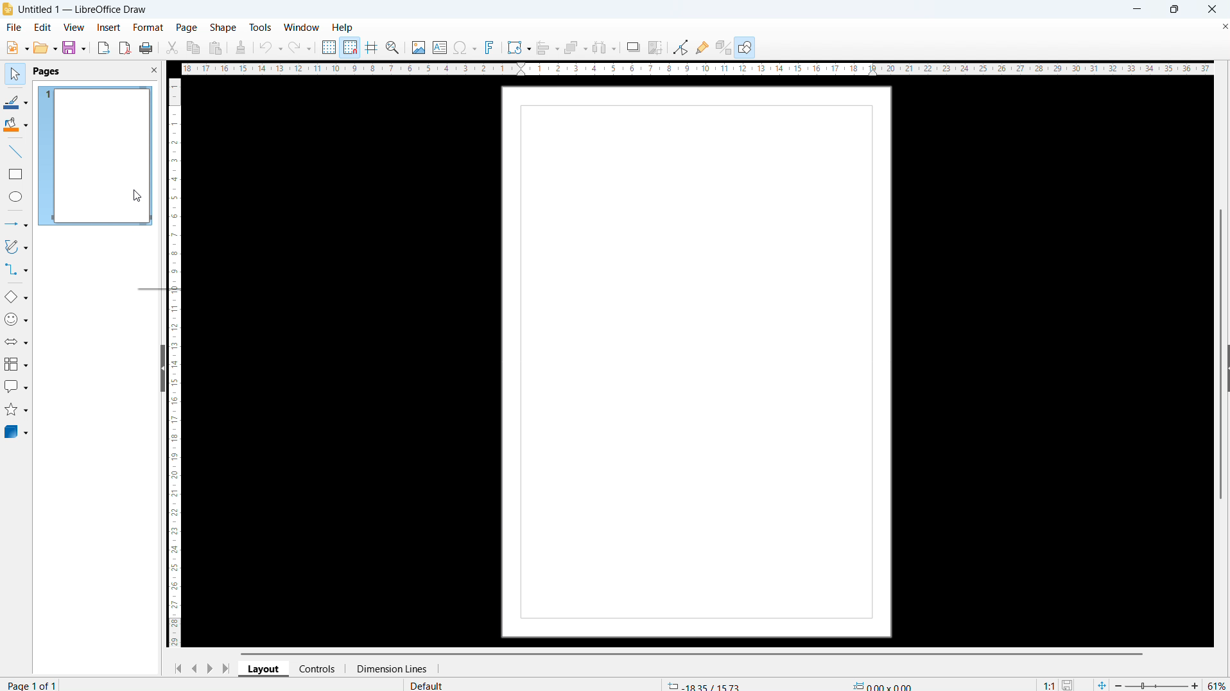  Describe the element at coordinates (146, 47) in the screenshot. I see `print` at that location.